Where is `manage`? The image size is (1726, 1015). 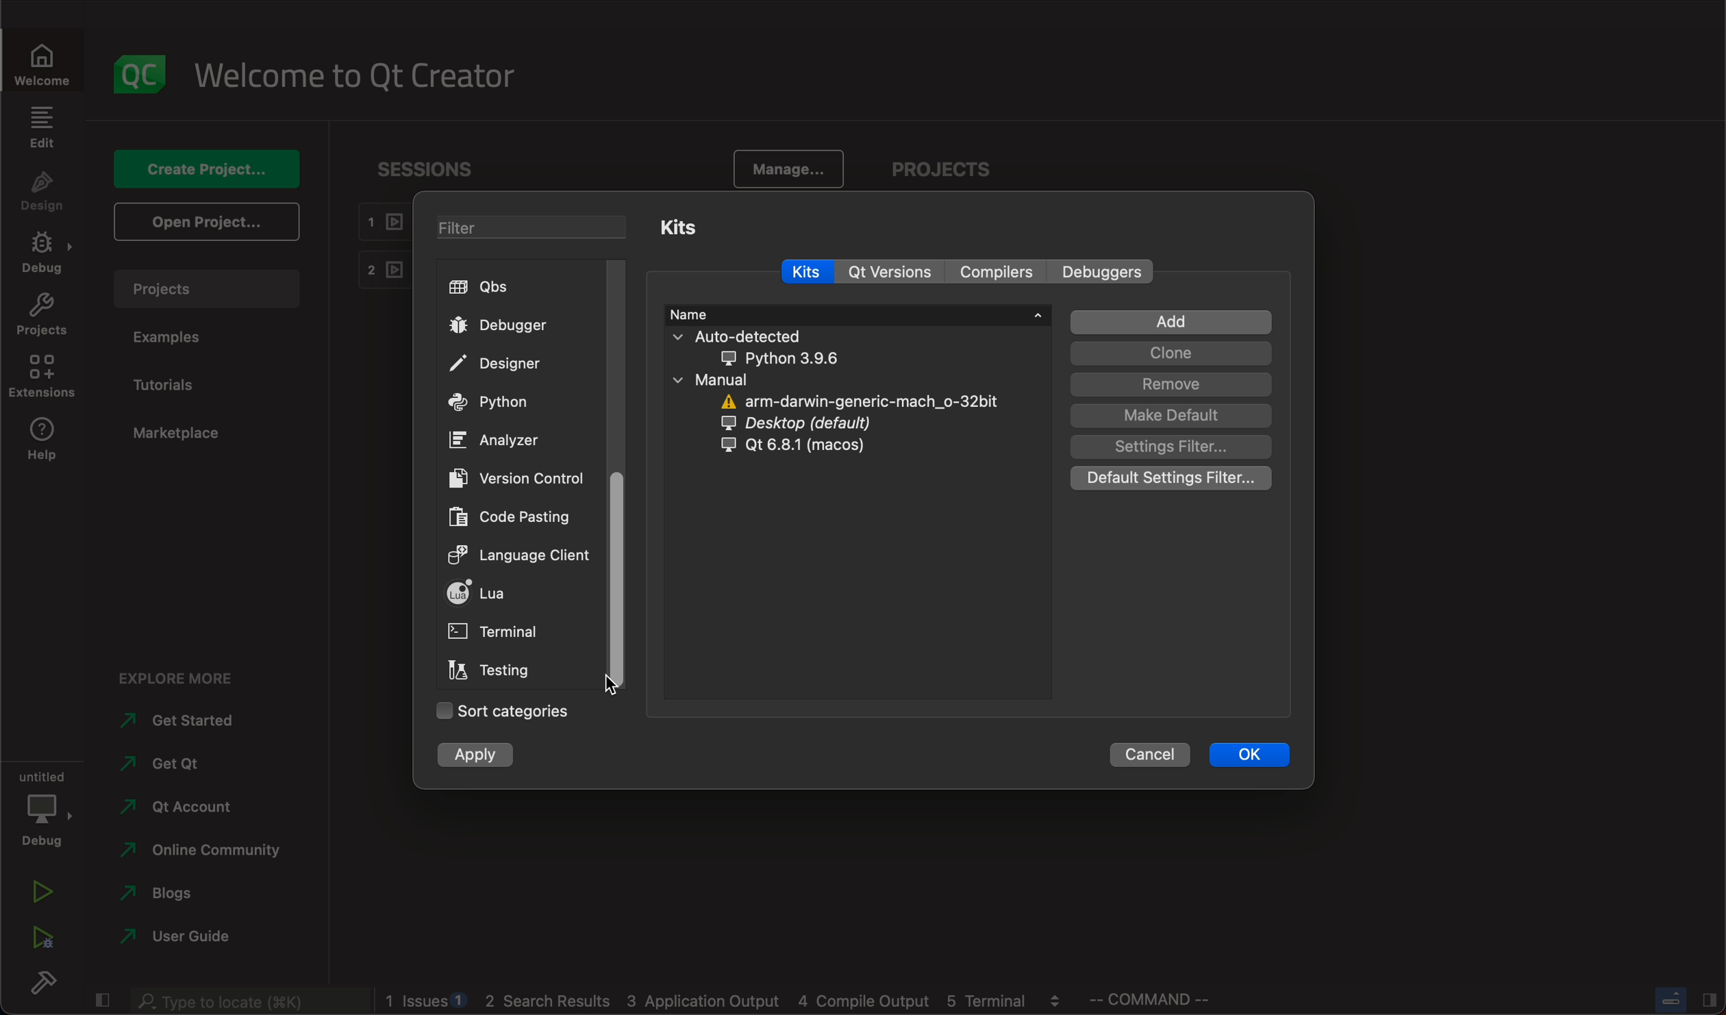
manage is located at coordinates (788, 168).